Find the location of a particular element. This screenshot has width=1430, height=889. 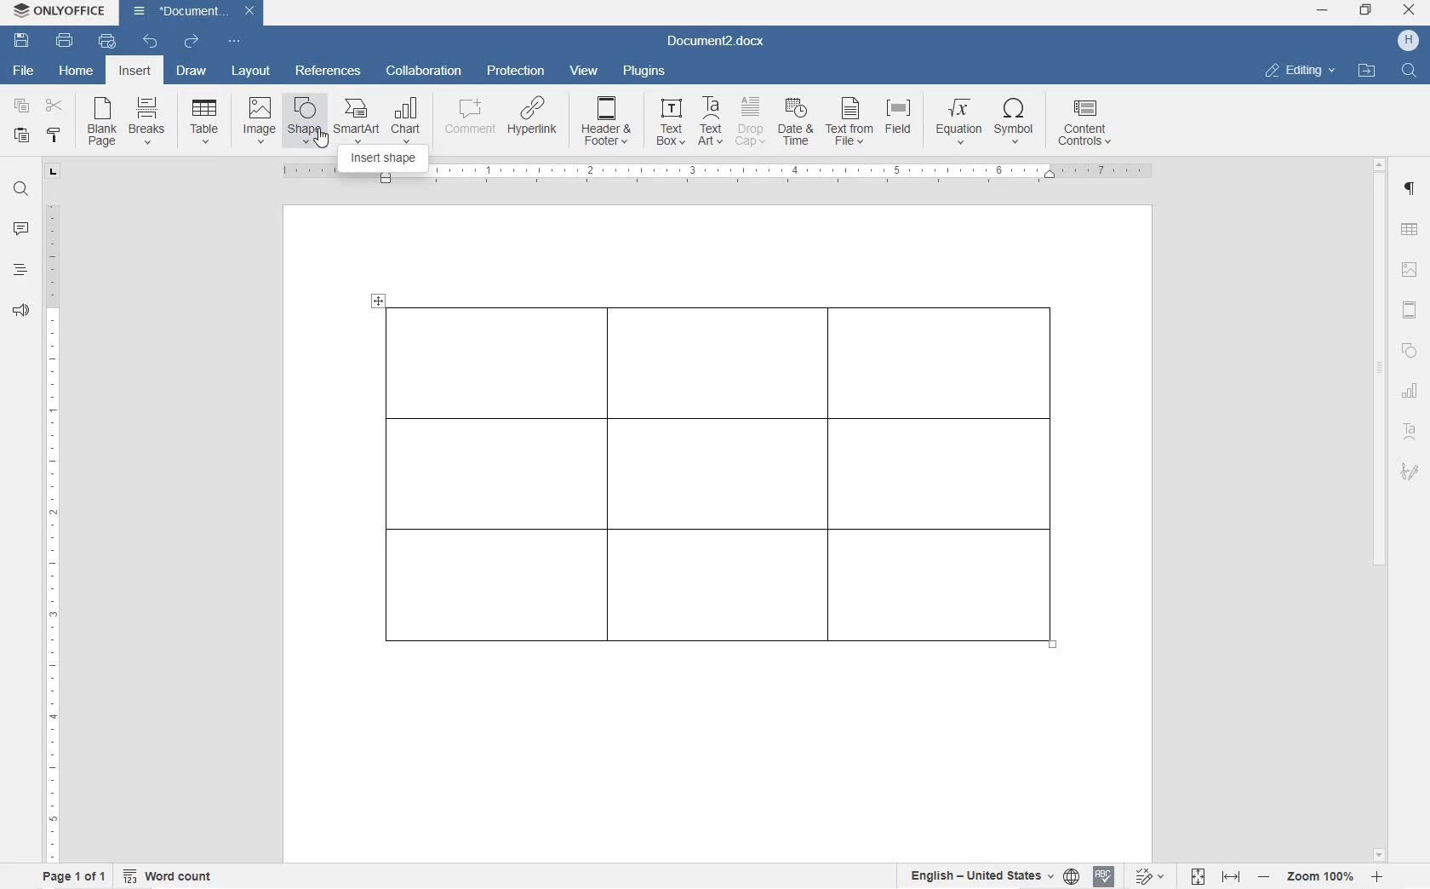

INSERT SHAPE is located at coordinates (304, 123).